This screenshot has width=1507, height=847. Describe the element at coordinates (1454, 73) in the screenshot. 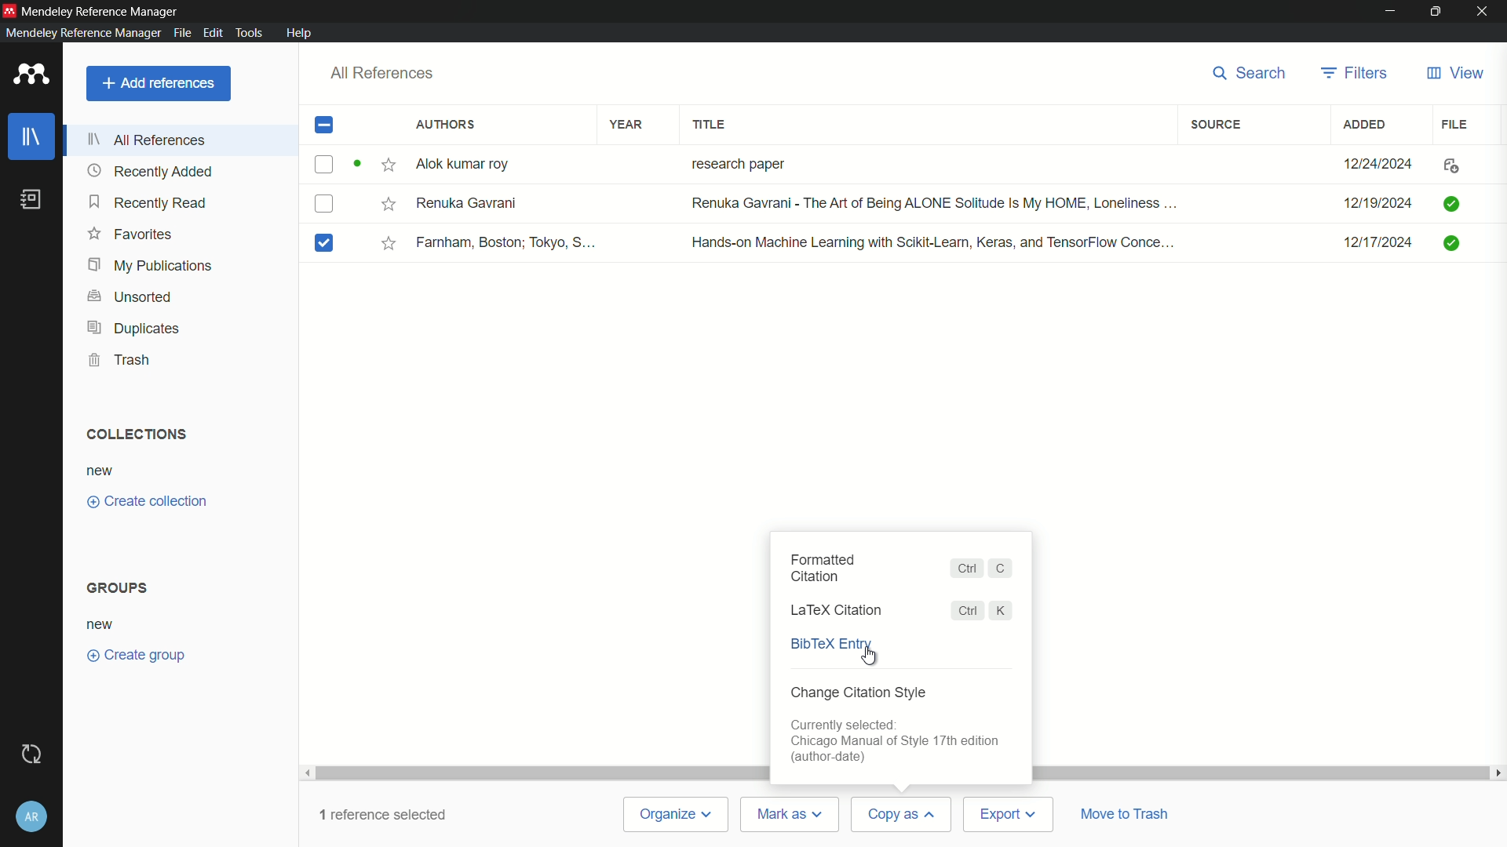

I see `view` at that location.